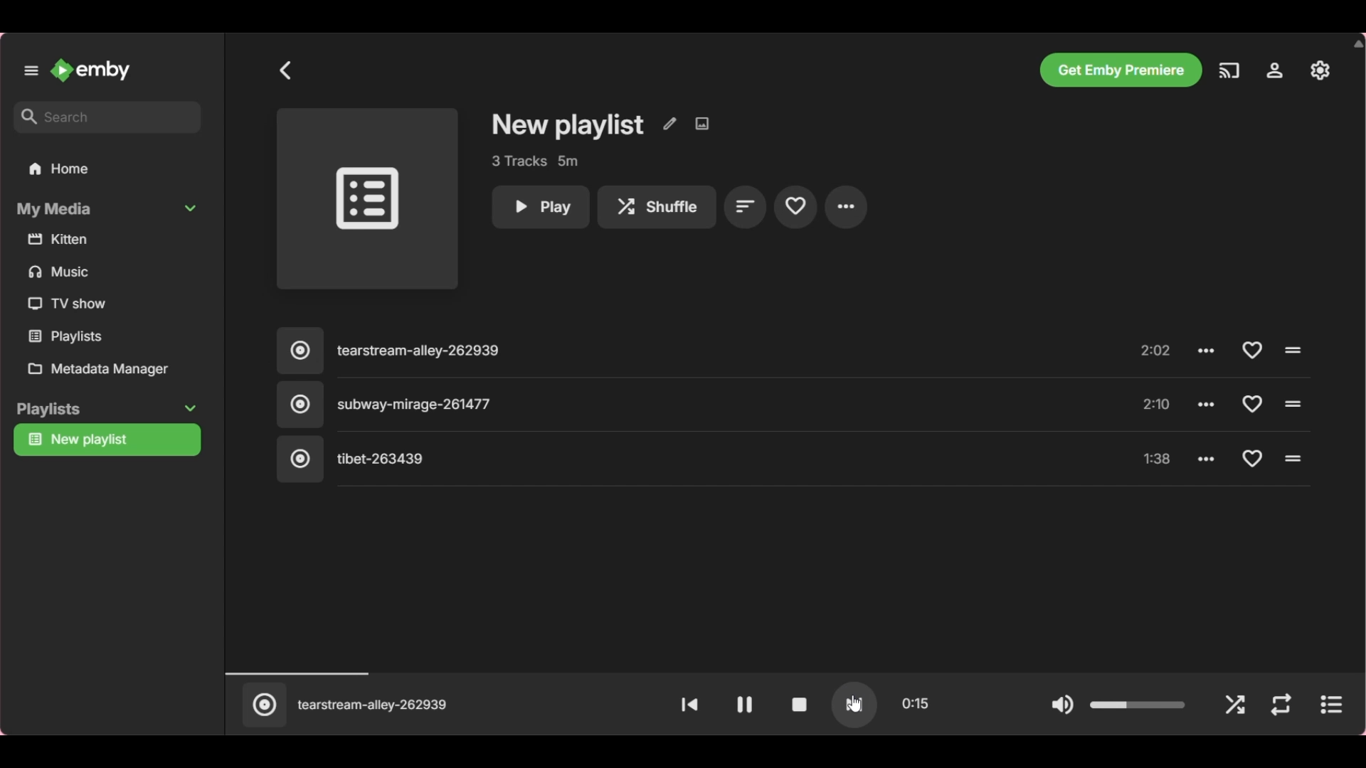 This screenshot has height=768, width=1366. I want to click on More settings, so click(846, 208).